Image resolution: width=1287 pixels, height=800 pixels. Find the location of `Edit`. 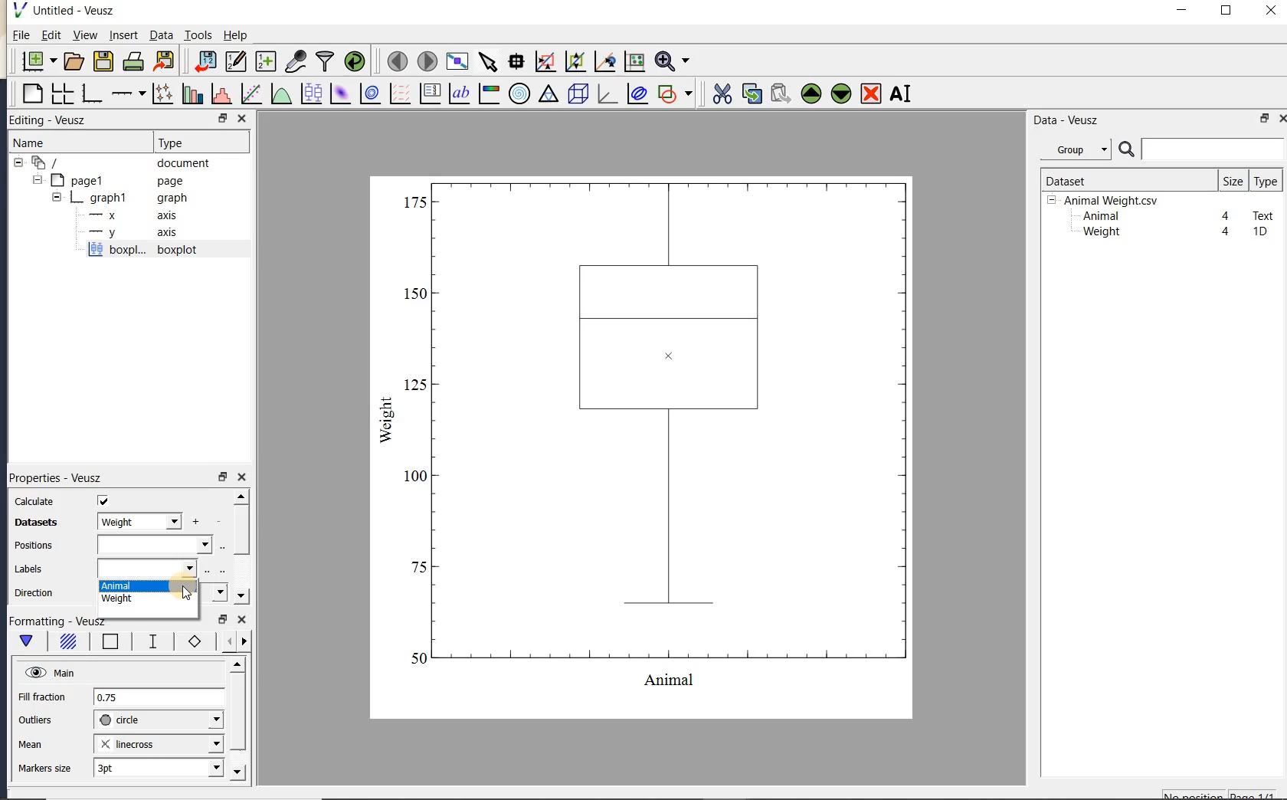

Edit is located at coordinates (48, 37).